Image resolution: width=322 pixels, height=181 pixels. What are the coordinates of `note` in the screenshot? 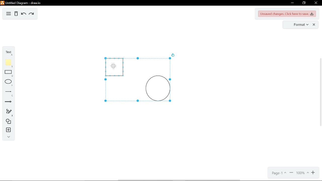 It's located at (8, 63).